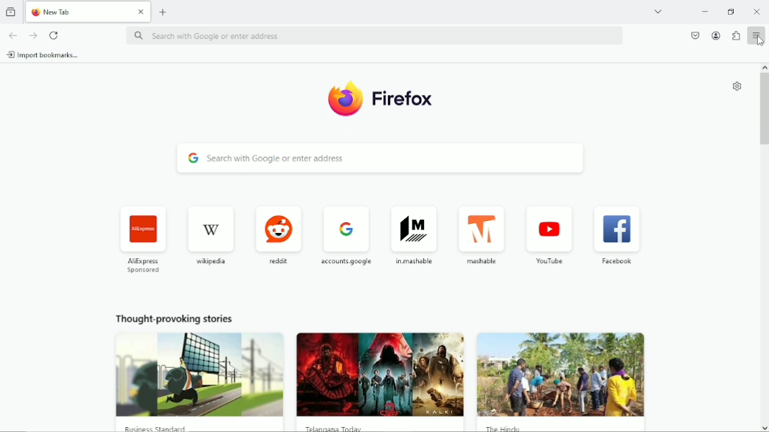  Describe the element at coordinates (756, 36) in the screenshot. I see `open applications menu` at that location.